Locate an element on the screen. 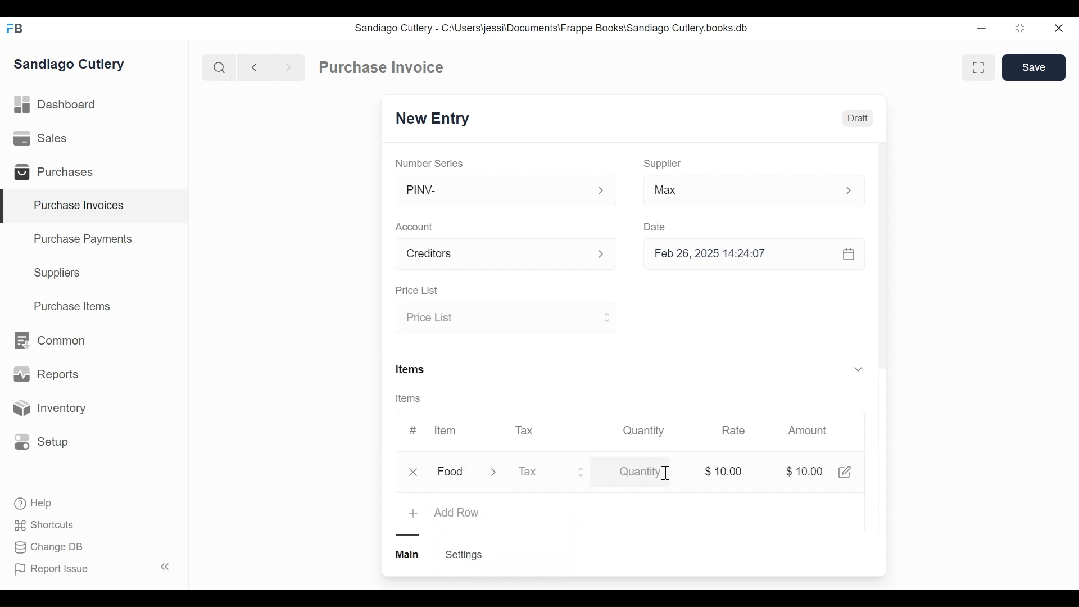 Image resolution: width=1079 pixels, height=607 pixels. Save is located at coordinates (1035, 67).